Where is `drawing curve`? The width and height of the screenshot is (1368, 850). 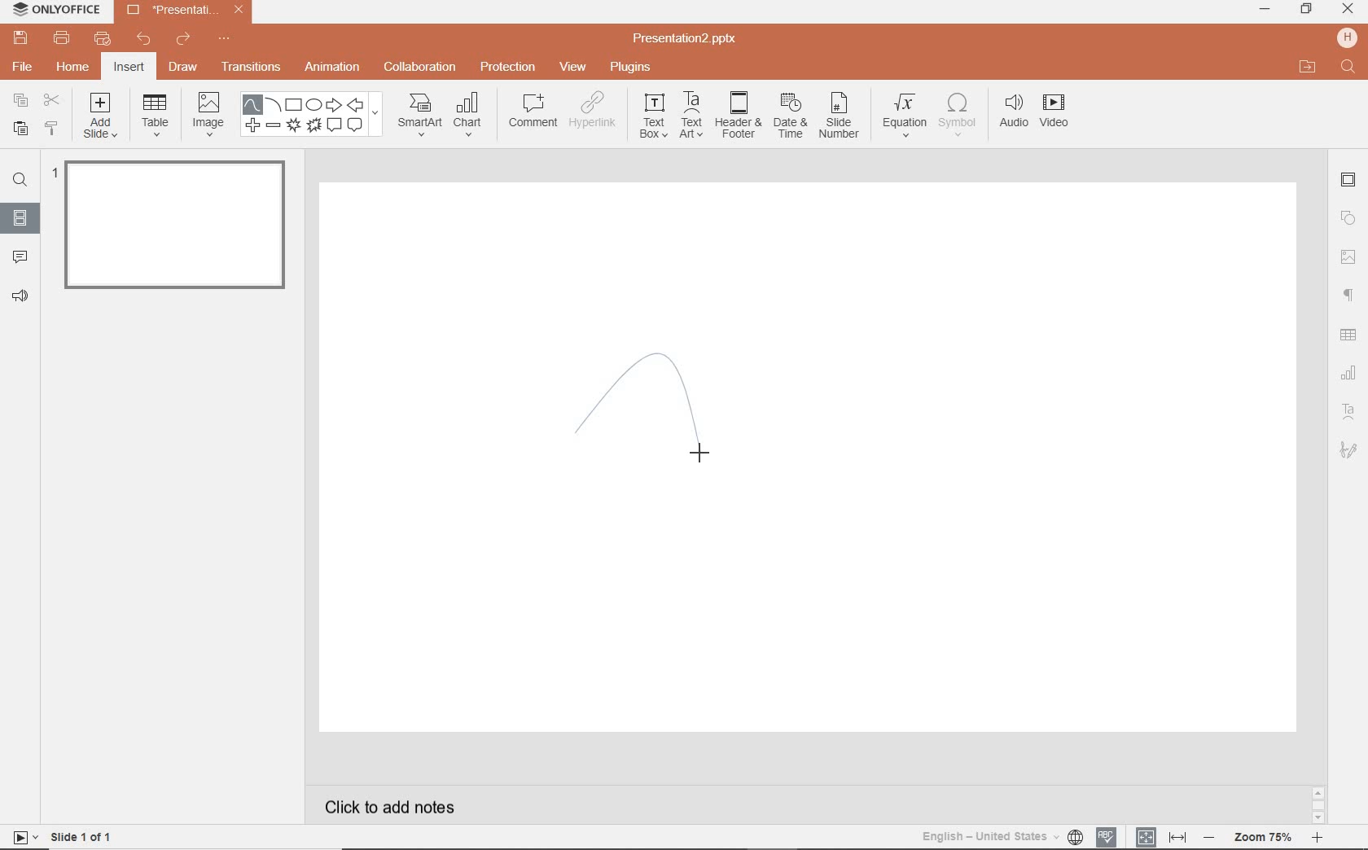
drawing curve is located at coordinates (636, 415).